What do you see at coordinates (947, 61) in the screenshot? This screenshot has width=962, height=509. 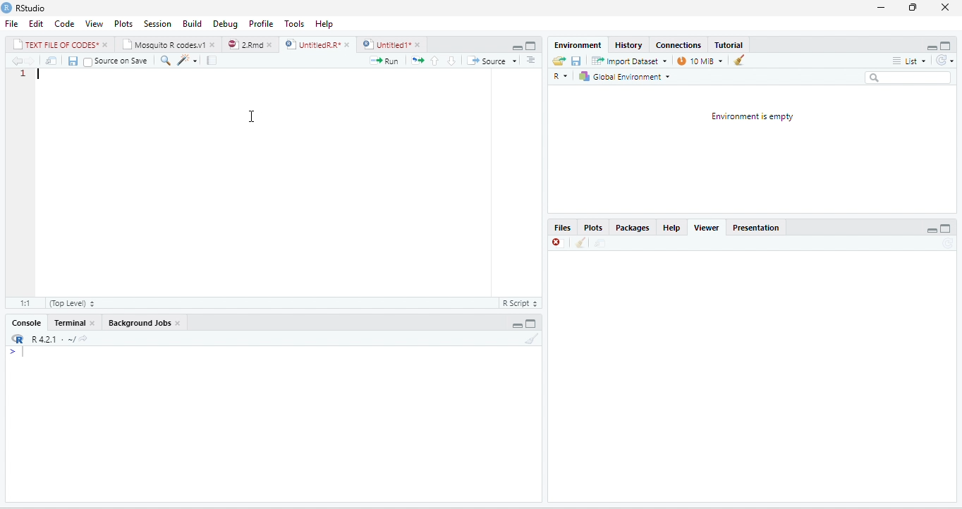 I see `refresh` at bounding box center [947, 61].